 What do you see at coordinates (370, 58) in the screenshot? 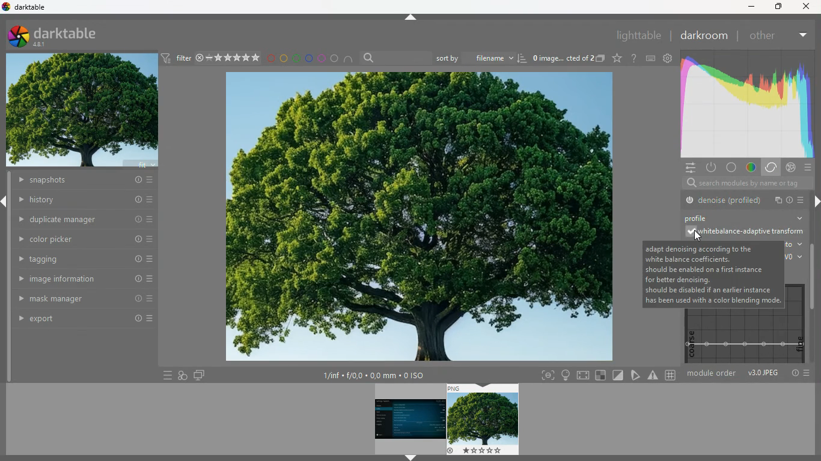
I see `search` at bounding box center [370, 58].